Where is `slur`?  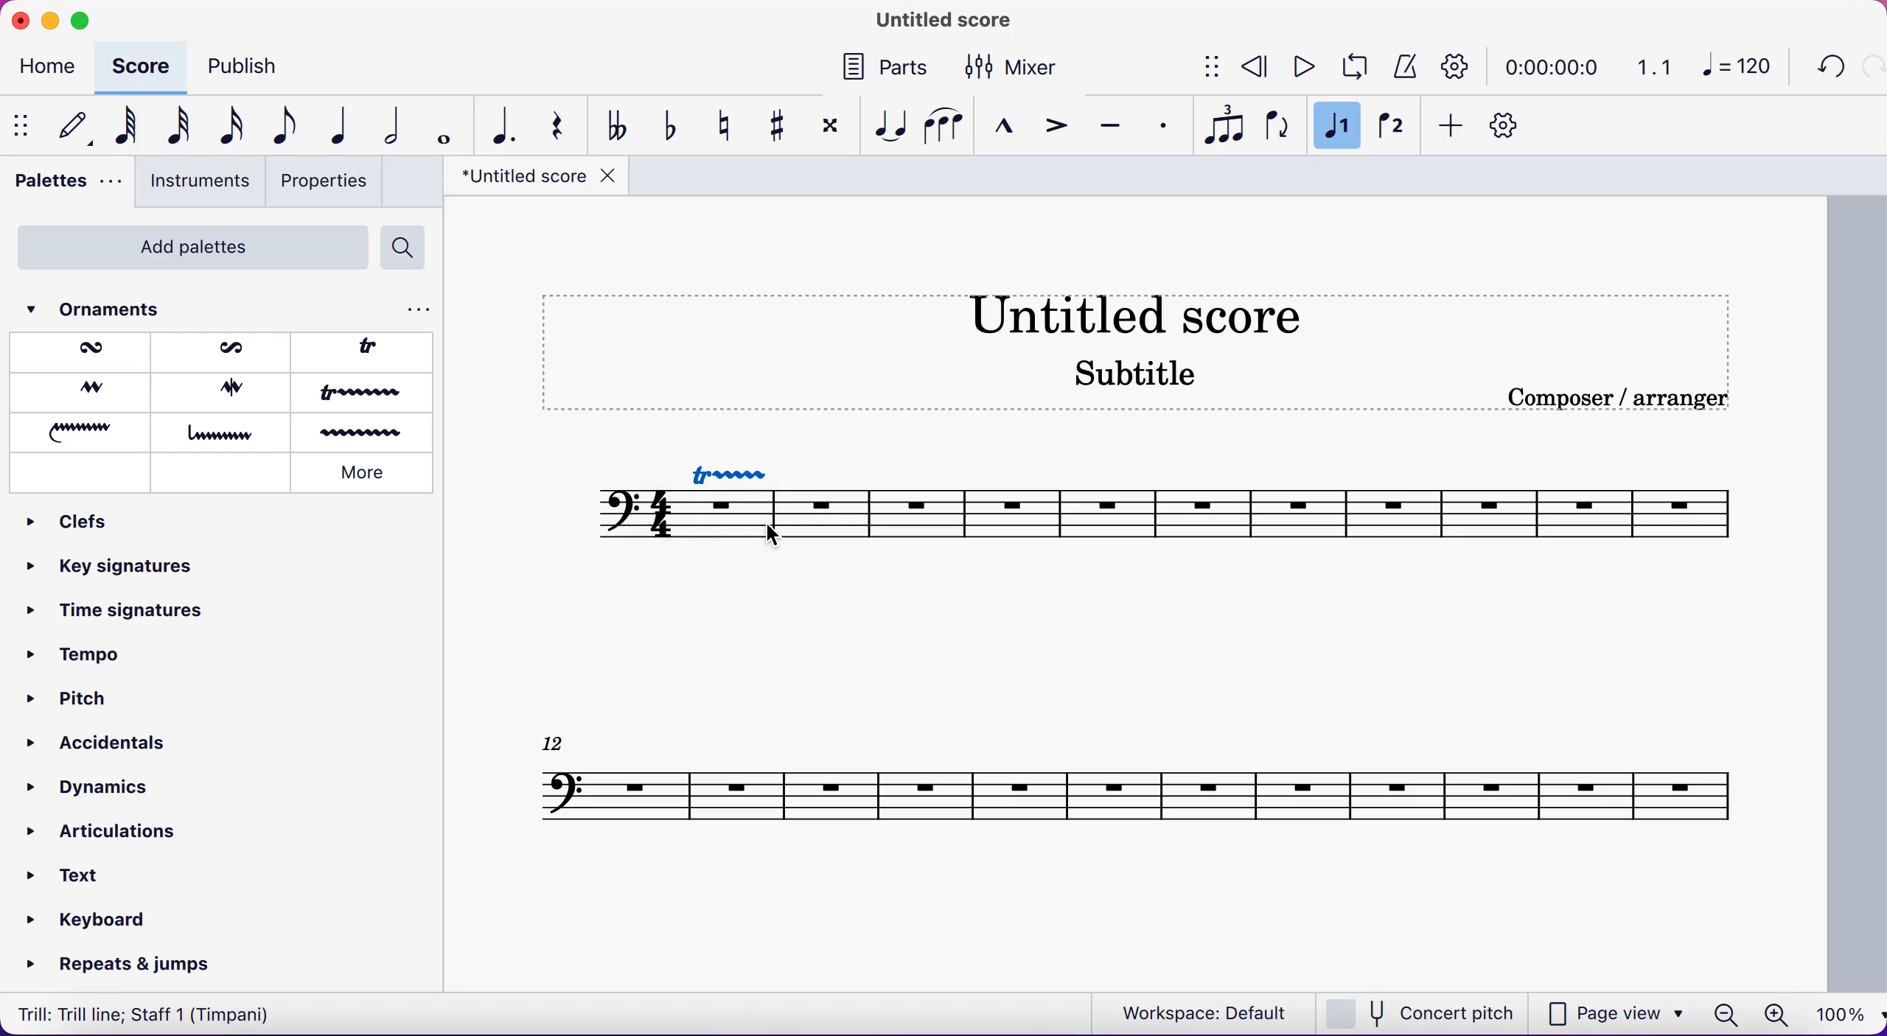
slur is located at coordinates (943, 126).